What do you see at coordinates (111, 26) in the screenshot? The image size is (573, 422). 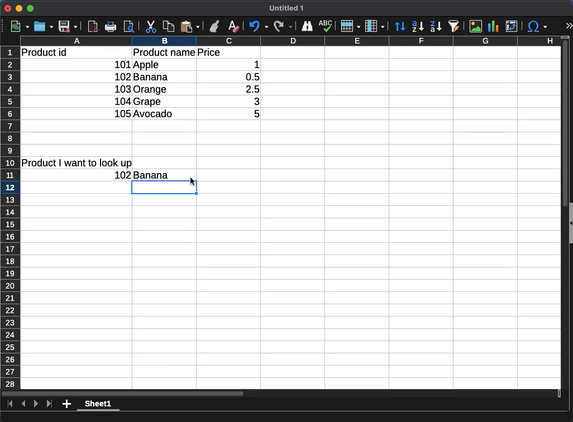 I see `print` at bounding box center [111, 26].